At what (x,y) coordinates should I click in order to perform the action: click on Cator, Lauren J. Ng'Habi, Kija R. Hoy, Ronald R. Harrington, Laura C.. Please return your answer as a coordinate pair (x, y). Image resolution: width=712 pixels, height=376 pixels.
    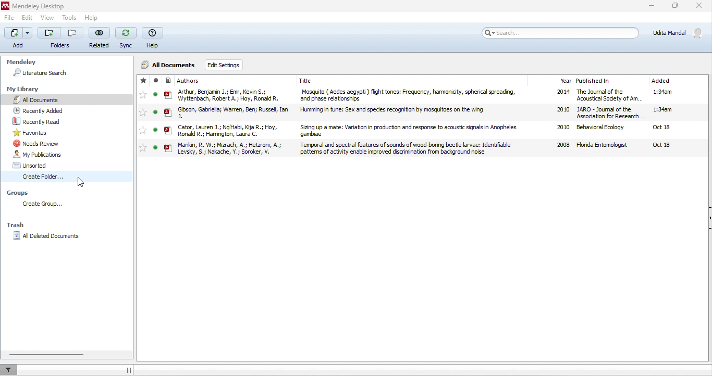
    Looking at the image, I should click on (229, 131).